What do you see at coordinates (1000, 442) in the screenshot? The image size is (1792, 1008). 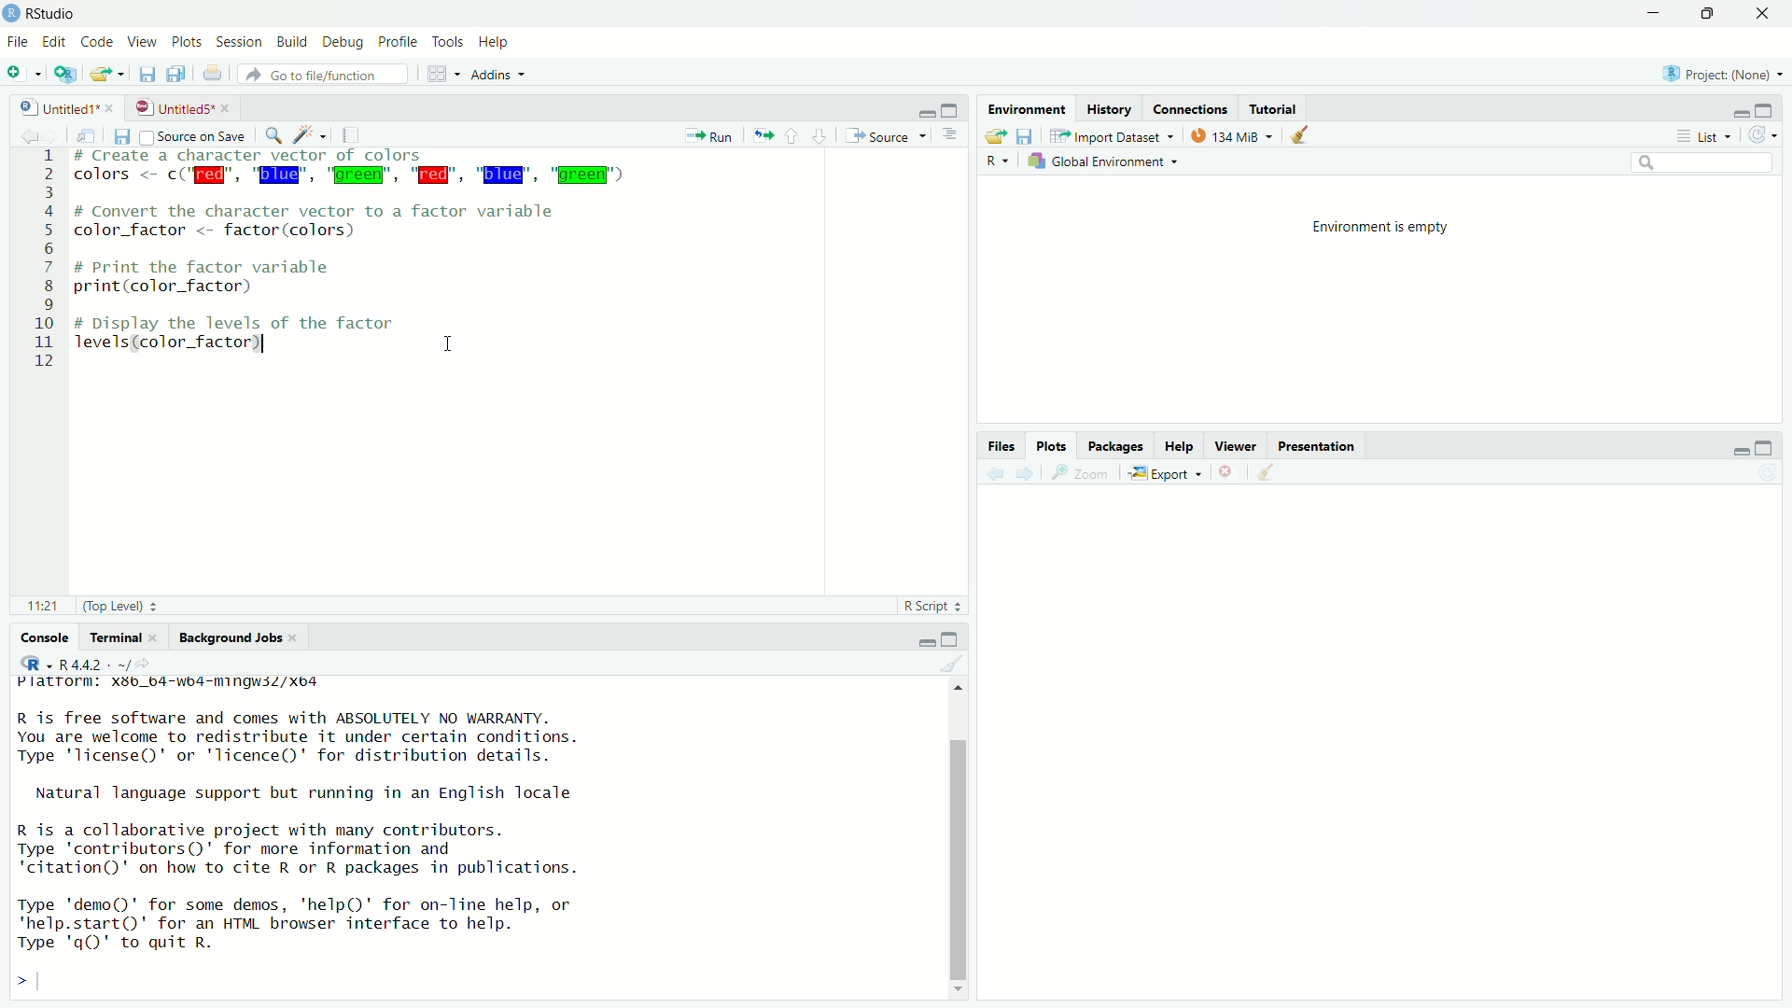 I see `Files` at bounding box center [1000, 442].